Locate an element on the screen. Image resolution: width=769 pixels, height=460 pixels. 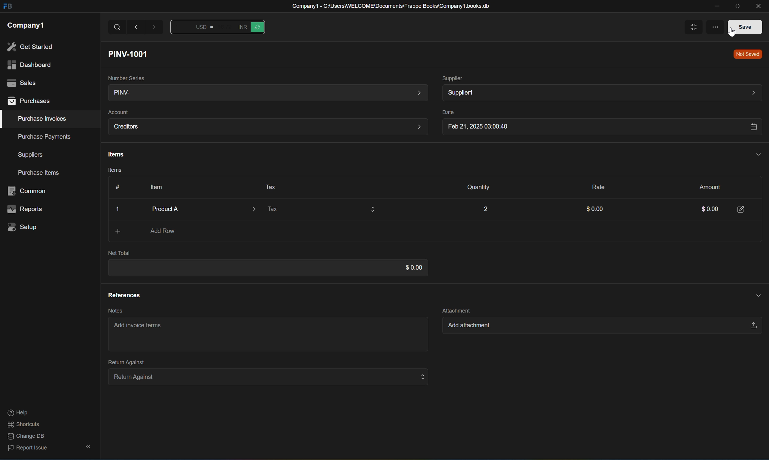
Supplier1 is located at coordinates (601, 92).